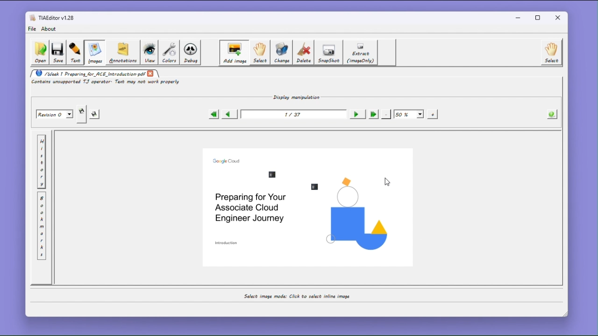 The height and width of the screenshot is (336, 598). What do you see at coordinates (42, 226) in the screenshot?
I see `Bookmark` at bounding box center [42, 226].